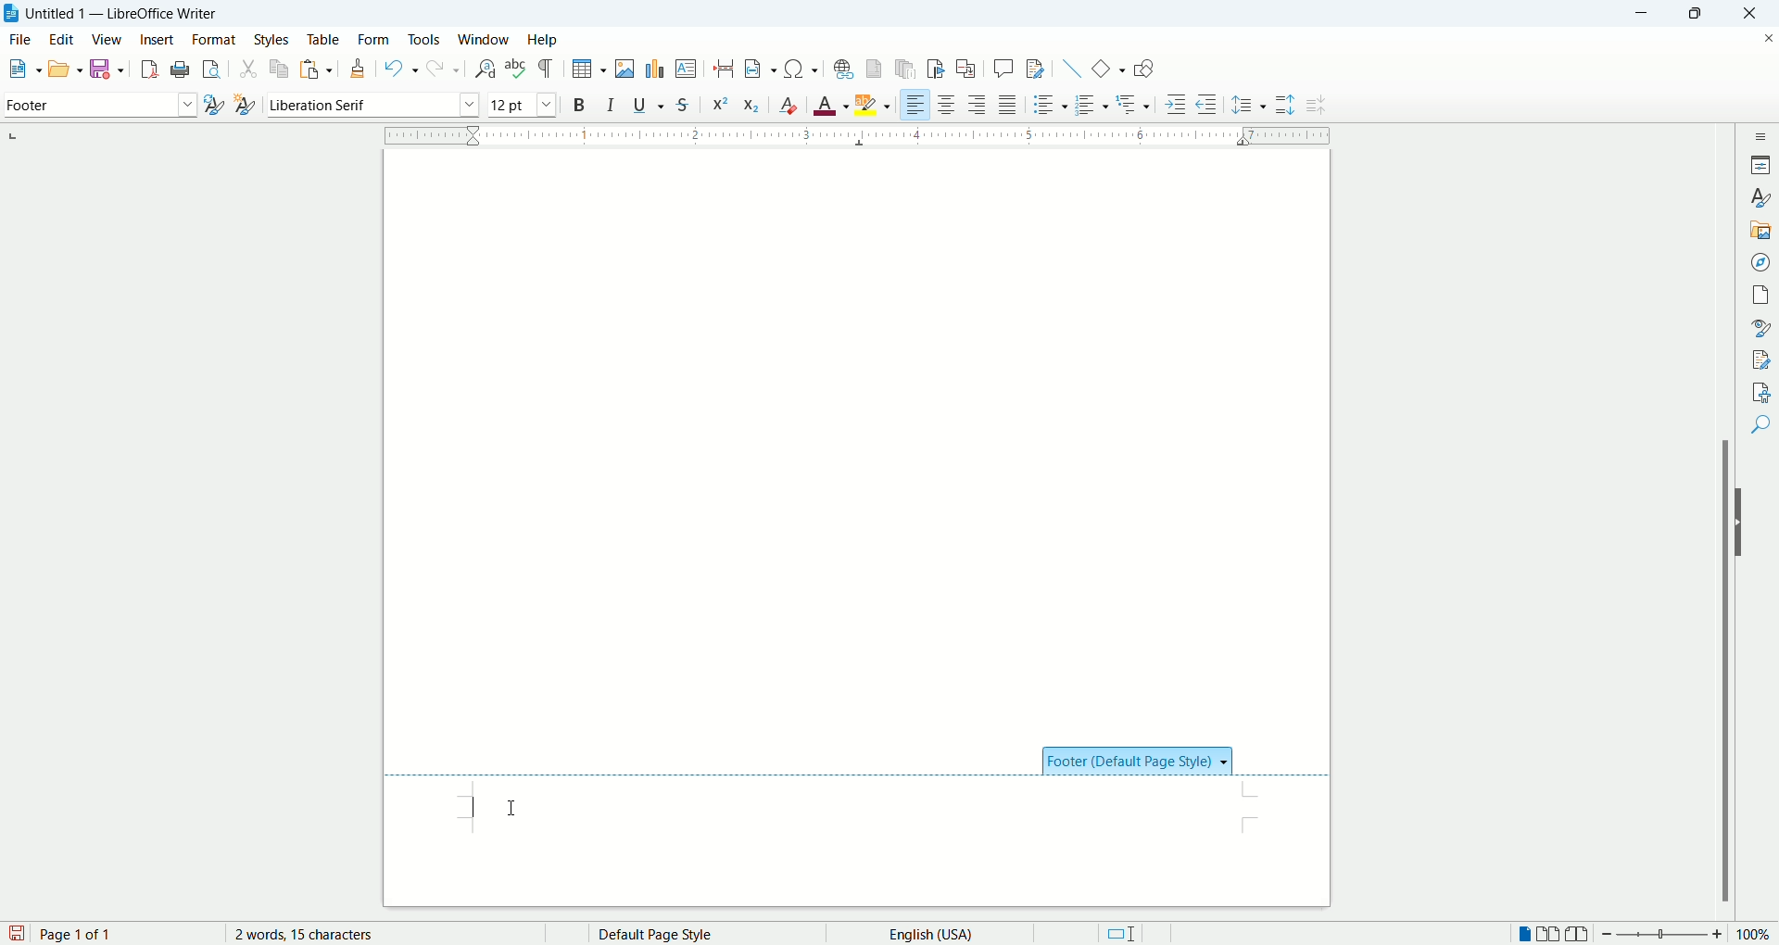 The image size is (1779, 945). I want to click on manage changes, so click(1762, 360).